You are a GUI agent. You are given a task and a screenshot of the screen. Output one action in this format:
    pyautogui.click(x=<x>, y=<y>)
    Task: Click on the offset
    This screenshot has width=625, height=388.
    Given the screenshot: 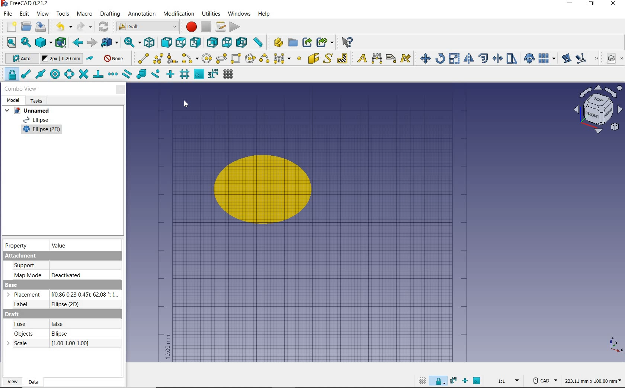 What is the action you would take?
    pyautogui.click(x=483, y=58)
    